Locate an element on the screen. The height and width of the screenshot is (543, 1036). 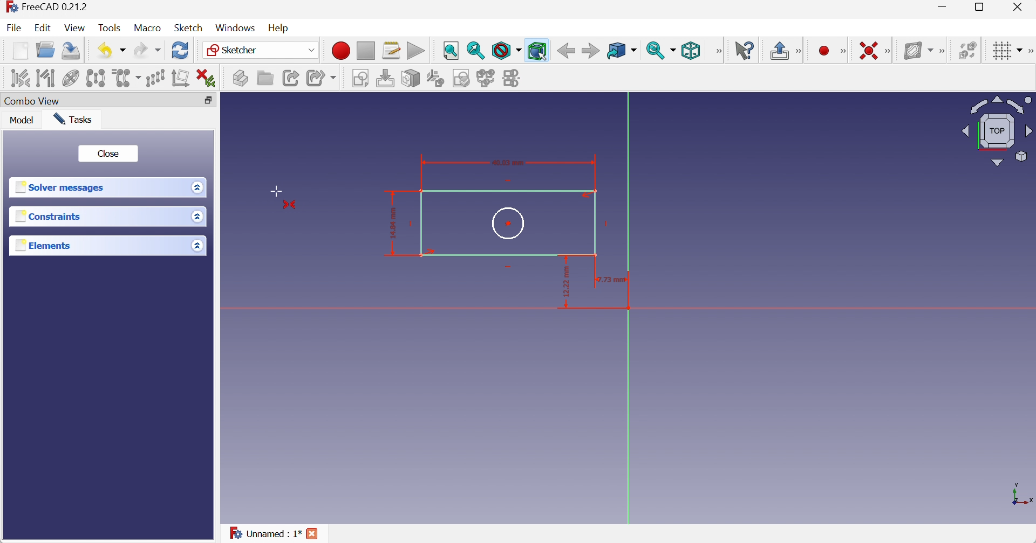
Save is located at coordinates (70, 51).